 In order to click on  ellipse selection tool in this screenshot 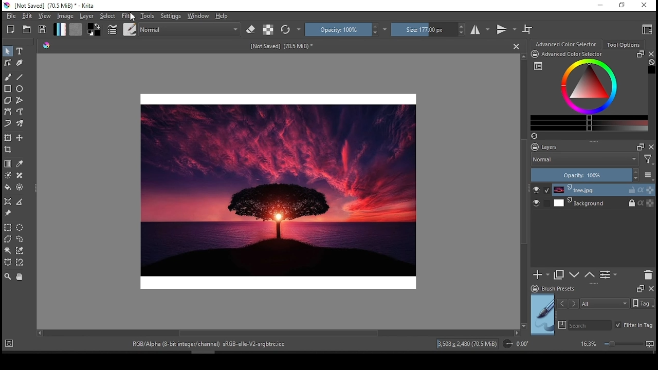, I will do `click(20, 227)`.